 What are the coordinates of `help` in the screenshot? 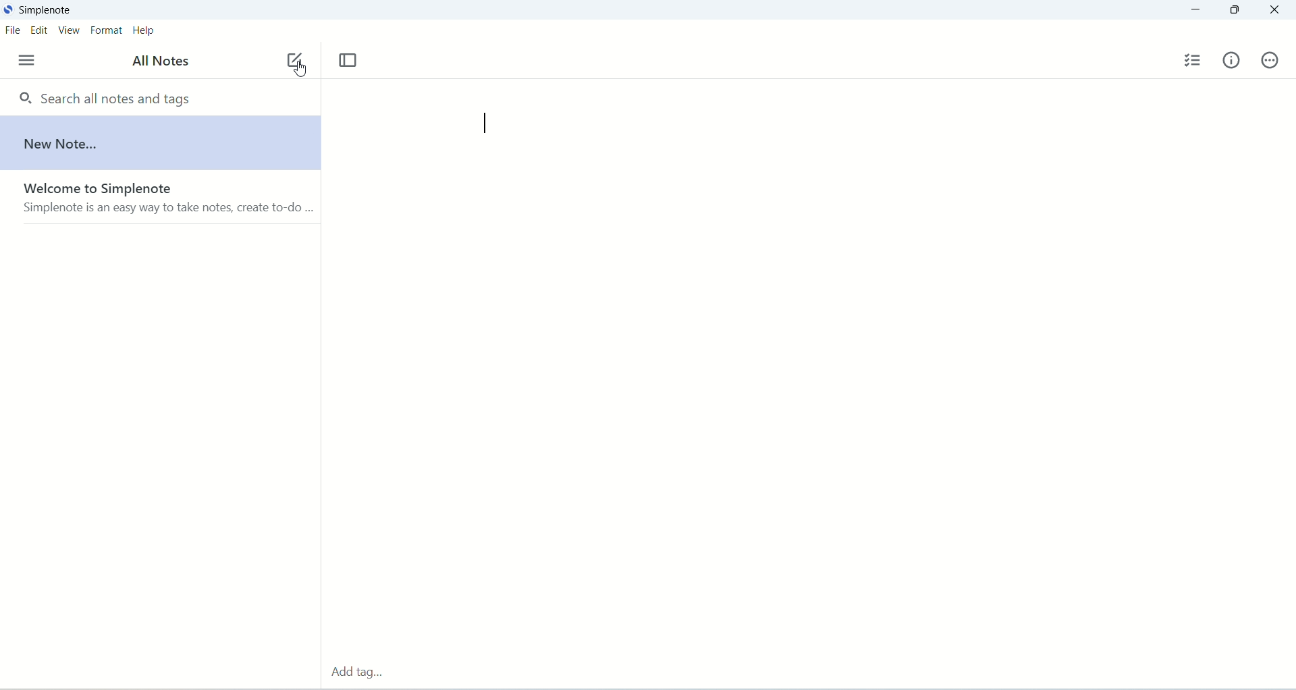 It's located at (146, 32).